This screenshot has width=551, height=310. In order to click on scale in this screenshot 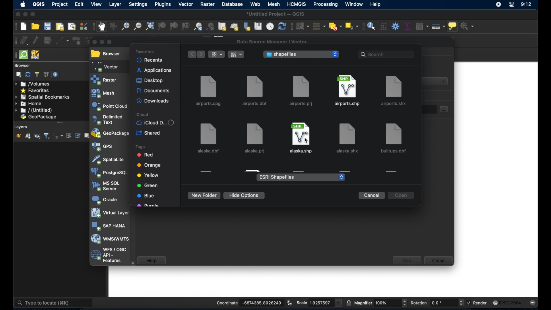, I will do `click(319, 303)`.